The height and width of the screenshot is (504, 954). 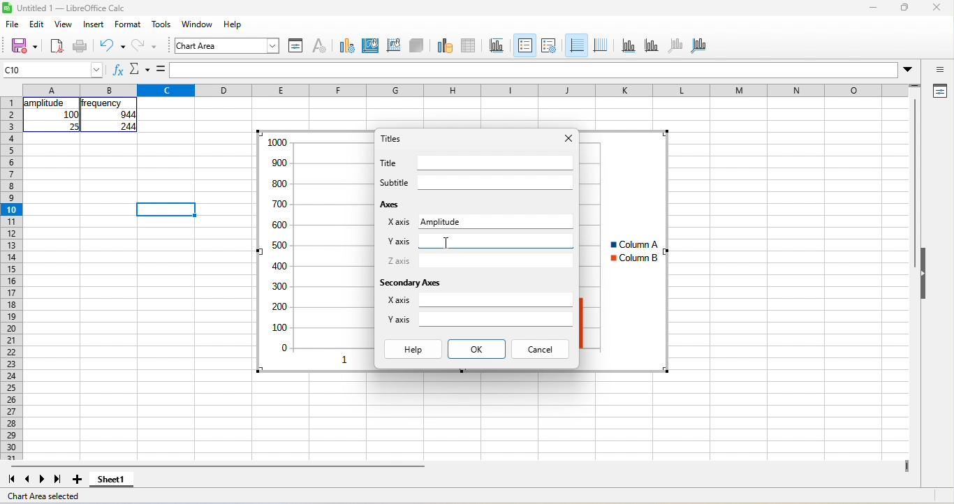 I want to click on horizontal scroll bar, so click(x=218, y=466).